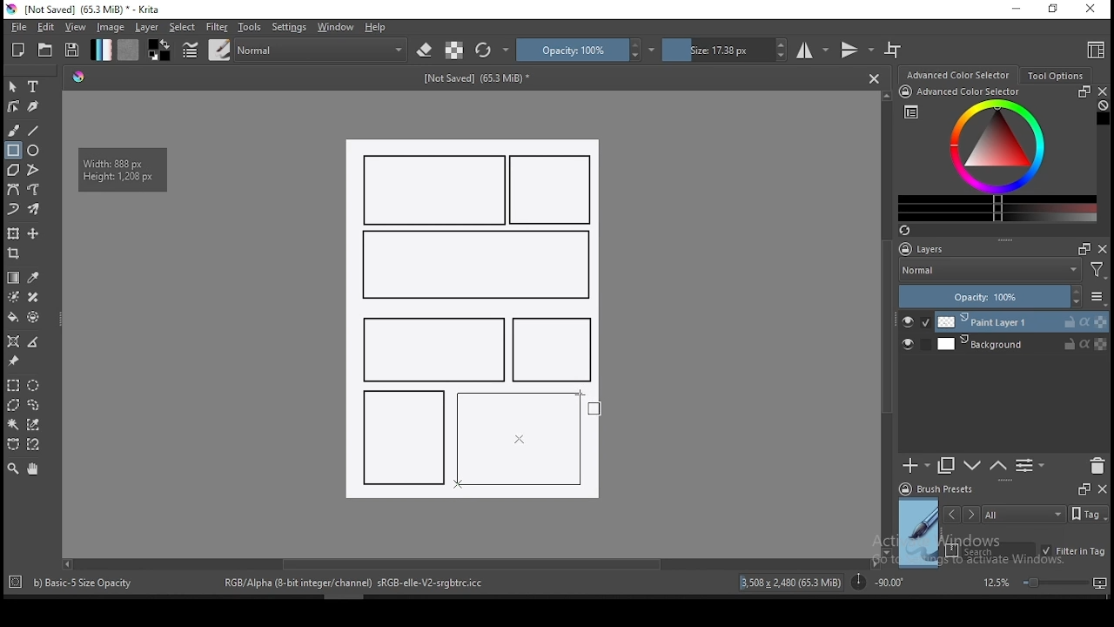 Image resolution: width=1114 pixels, height=627 pixels. I want to click on blending mode, so click(989, 272).